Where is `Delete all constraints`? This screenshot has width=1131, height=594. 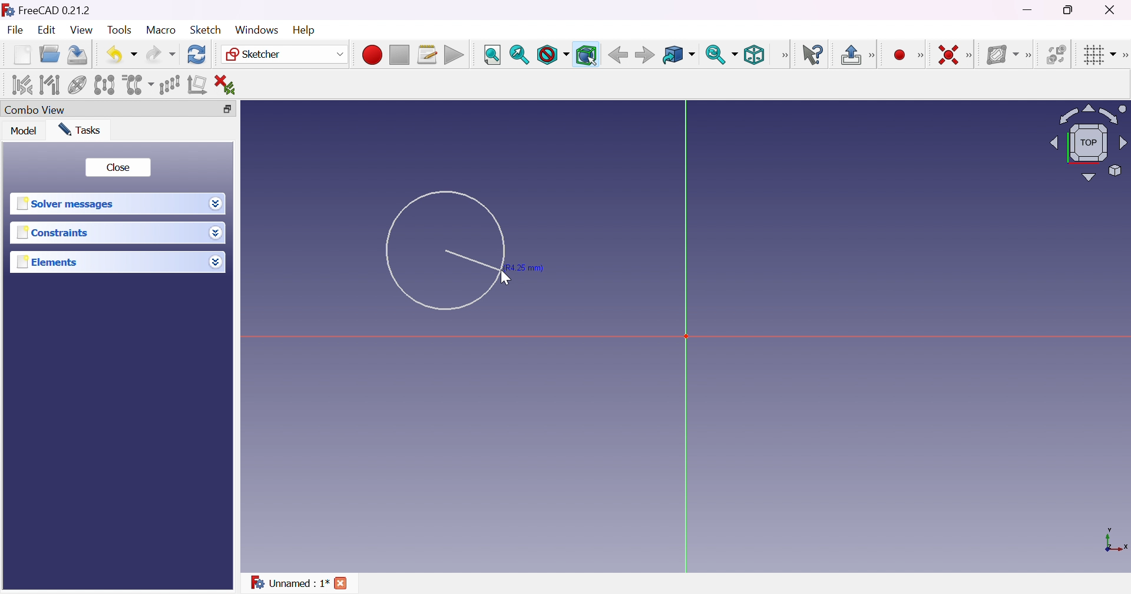
Delete all constraints is located at coordinates (230, 85).